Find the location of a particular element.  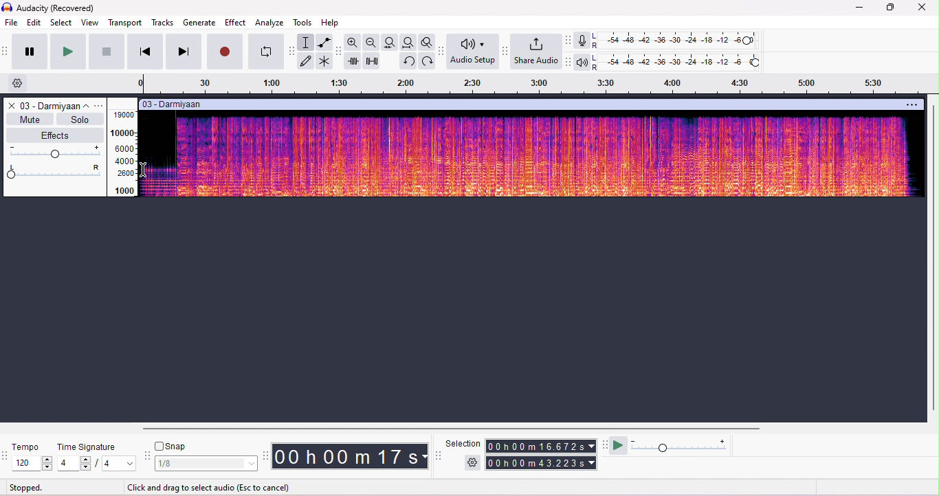

undo is located at coordinates (408, 60).